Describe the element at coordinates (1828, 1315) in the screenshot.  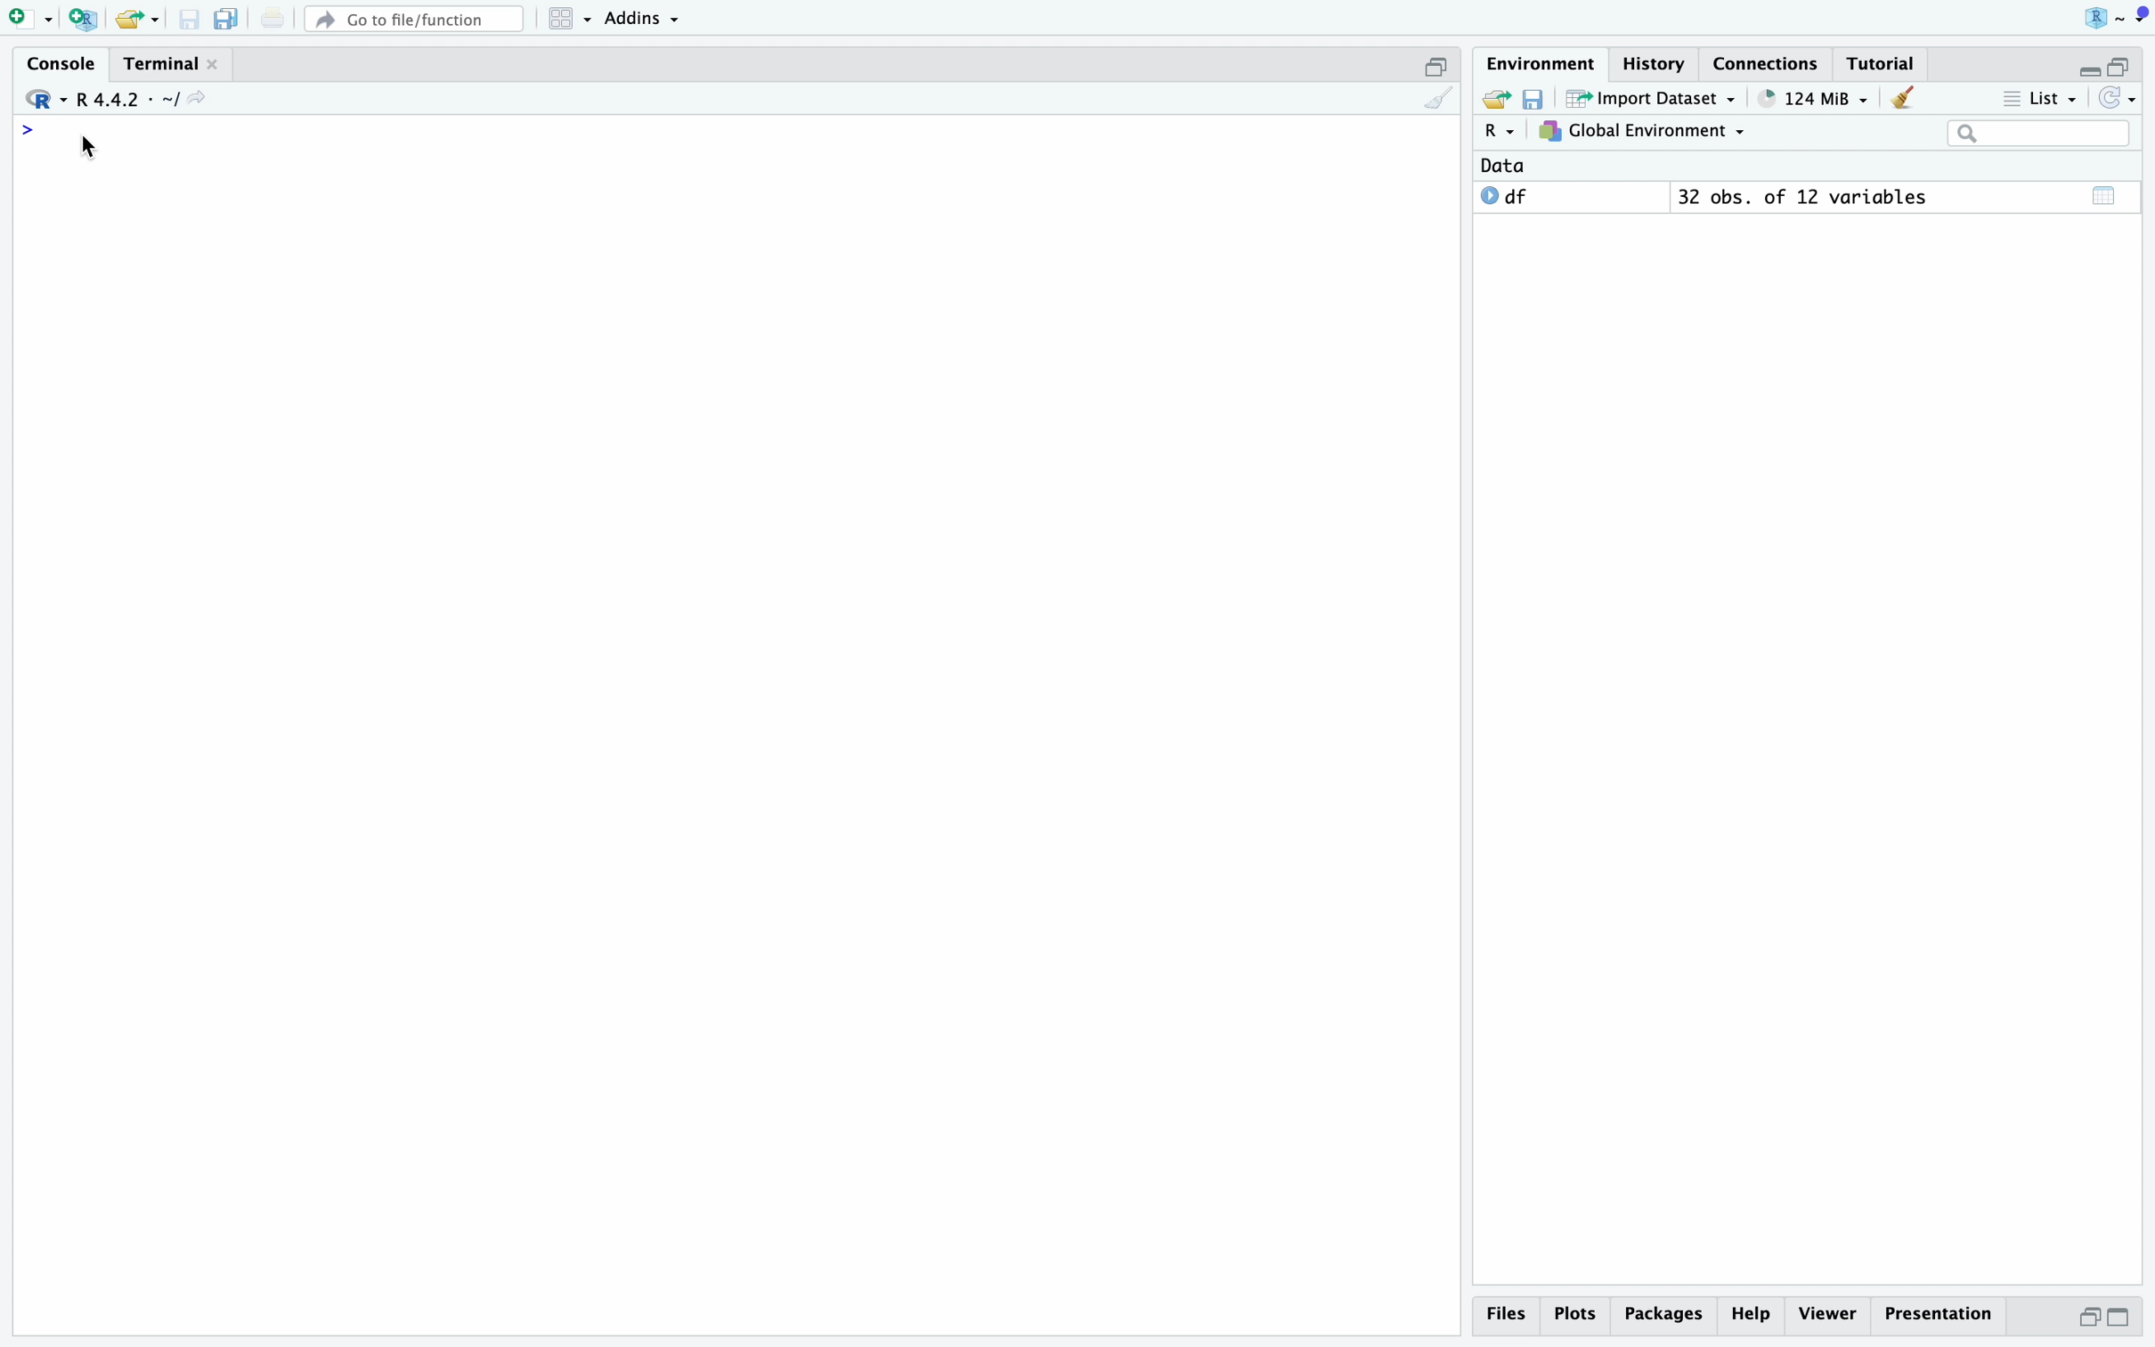
I see `viewer` at that location.